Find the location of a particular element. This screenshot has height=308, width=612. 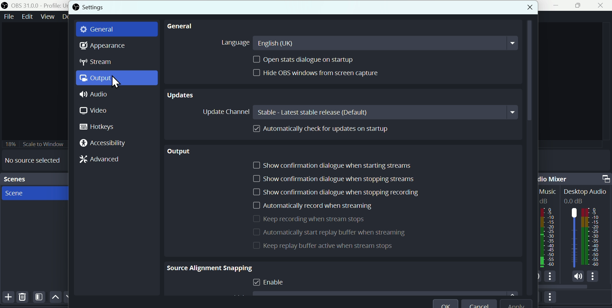

general is located at coordinates (105, 28).